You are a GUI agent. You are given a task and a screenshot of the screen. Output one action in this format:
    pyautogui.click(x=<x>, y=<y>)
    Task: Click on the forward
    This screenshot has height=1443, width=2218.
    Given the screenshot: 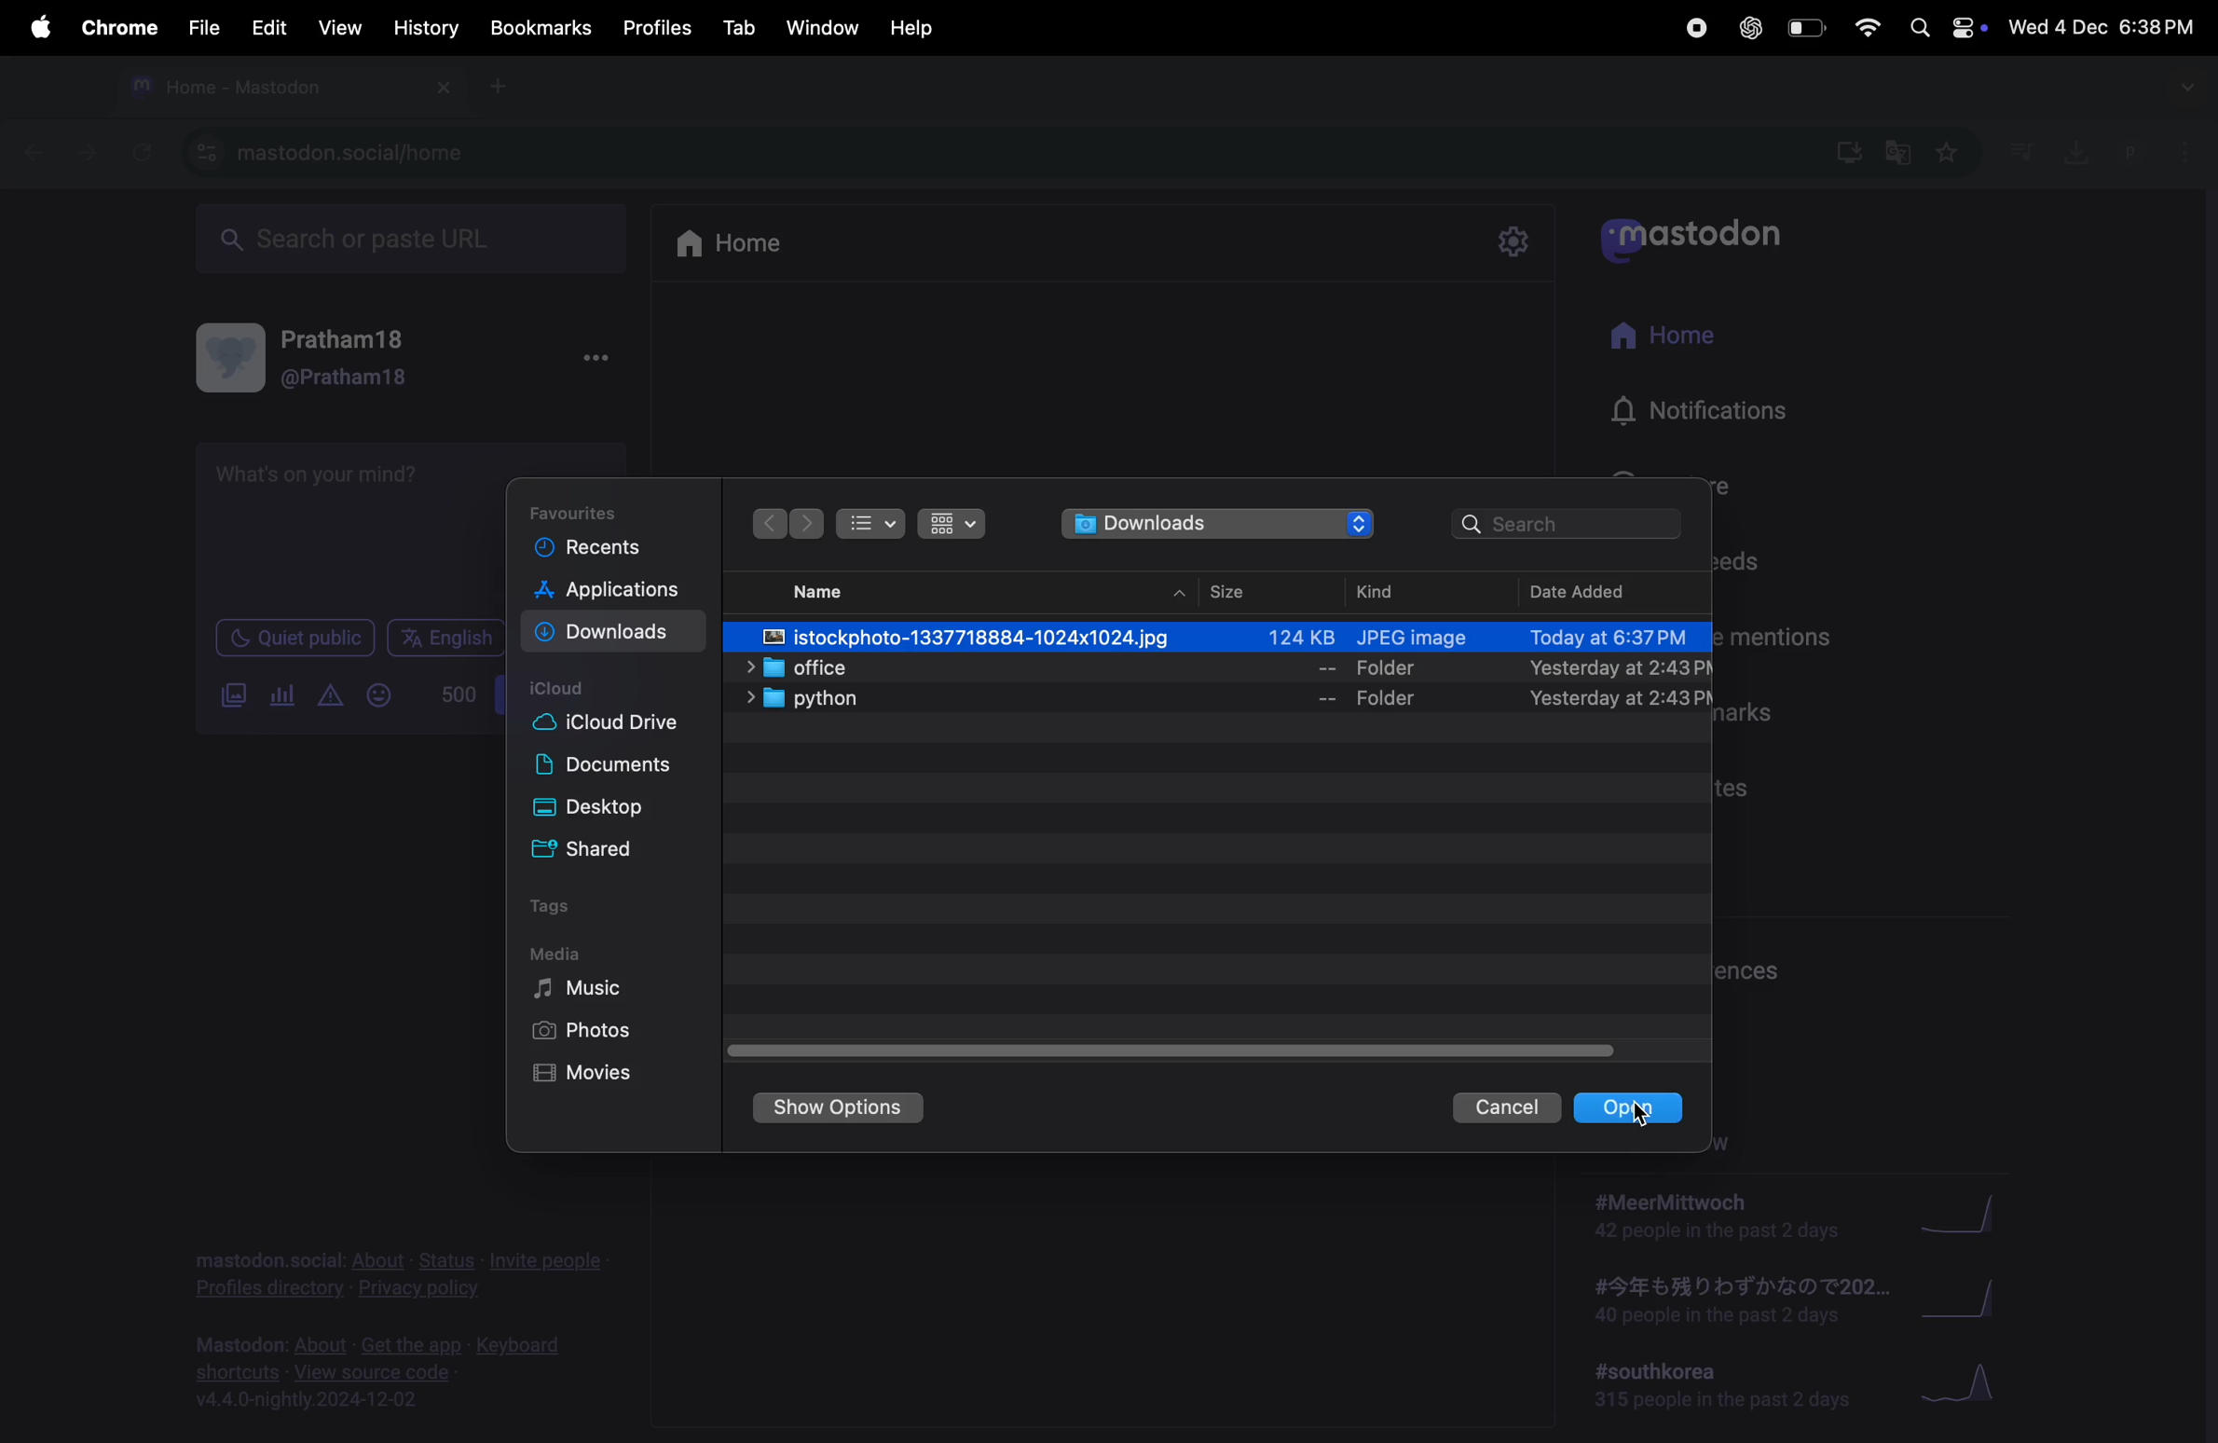 What is the action you would take?
    pyautogui.click(x=809, y=525)
    